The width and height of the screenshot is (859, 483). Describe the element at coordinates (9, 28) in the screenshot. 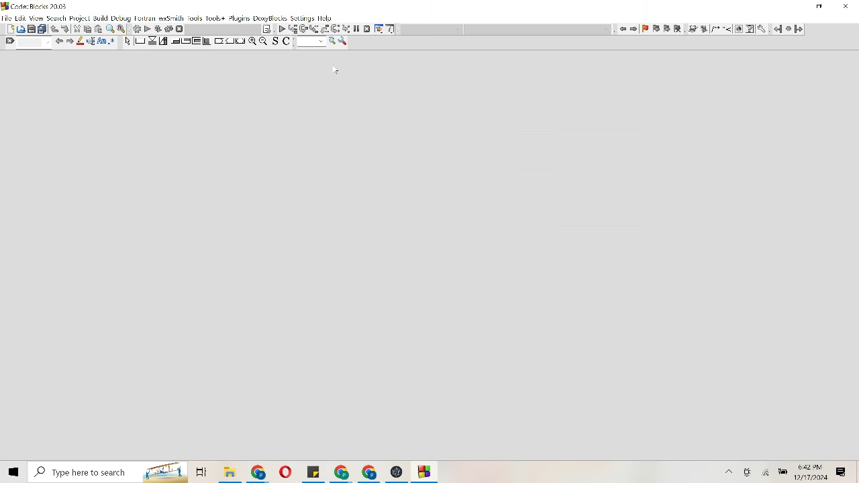

I see `Document` at that location.